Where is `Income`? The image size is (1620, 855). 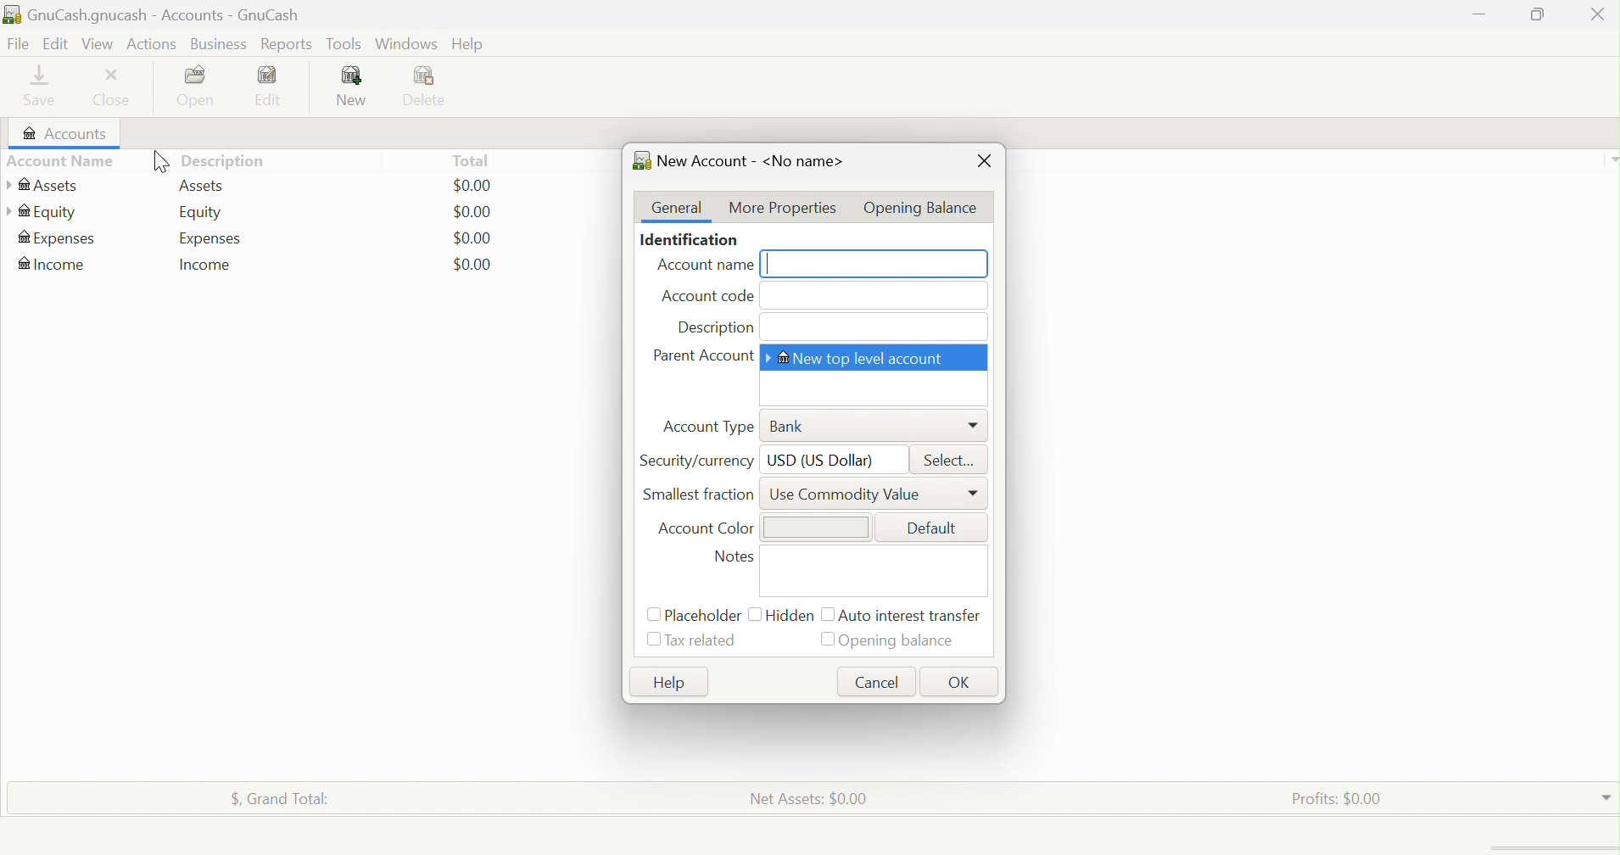
Income is located at coordinates (54, 264).